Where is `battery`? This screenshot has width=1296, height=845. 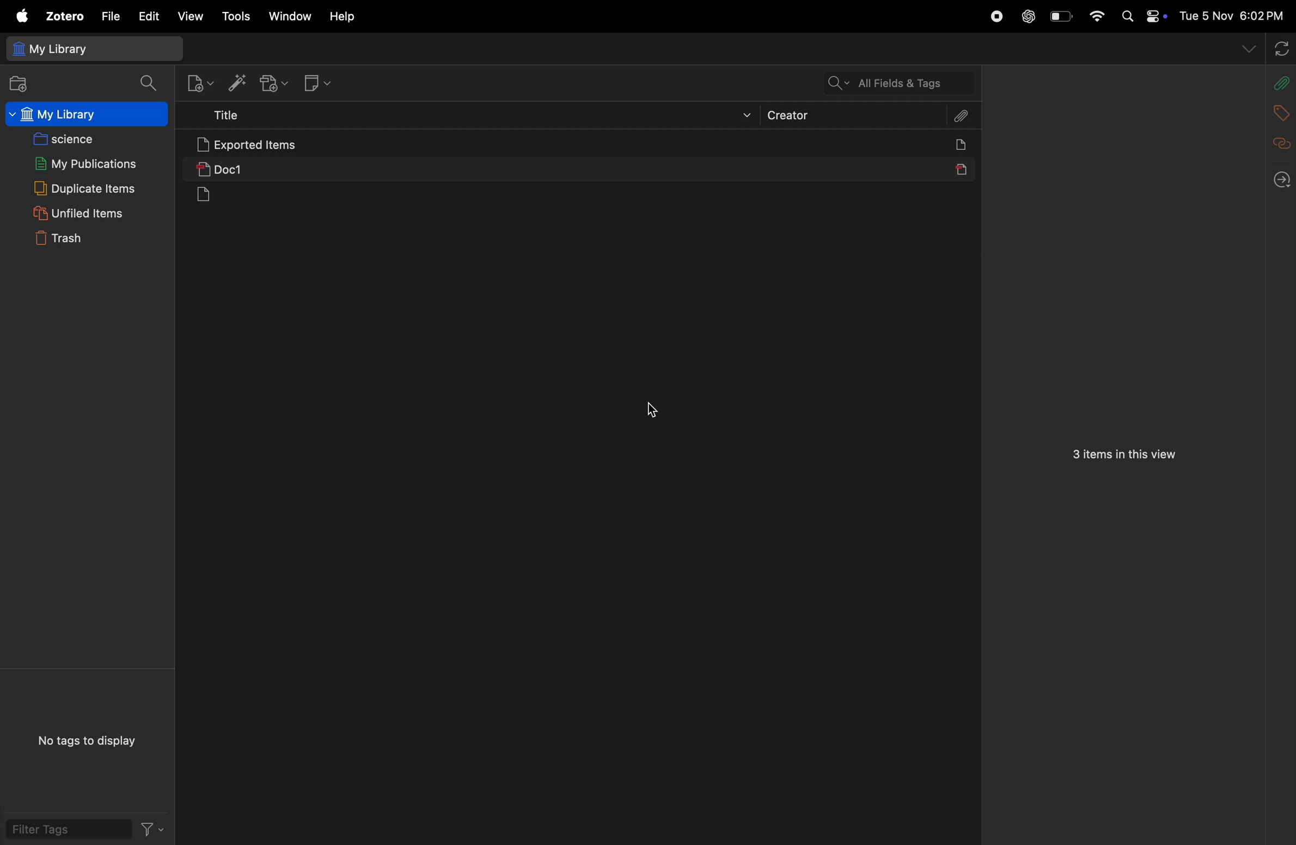
battery is located at coordinates (1062, 16).